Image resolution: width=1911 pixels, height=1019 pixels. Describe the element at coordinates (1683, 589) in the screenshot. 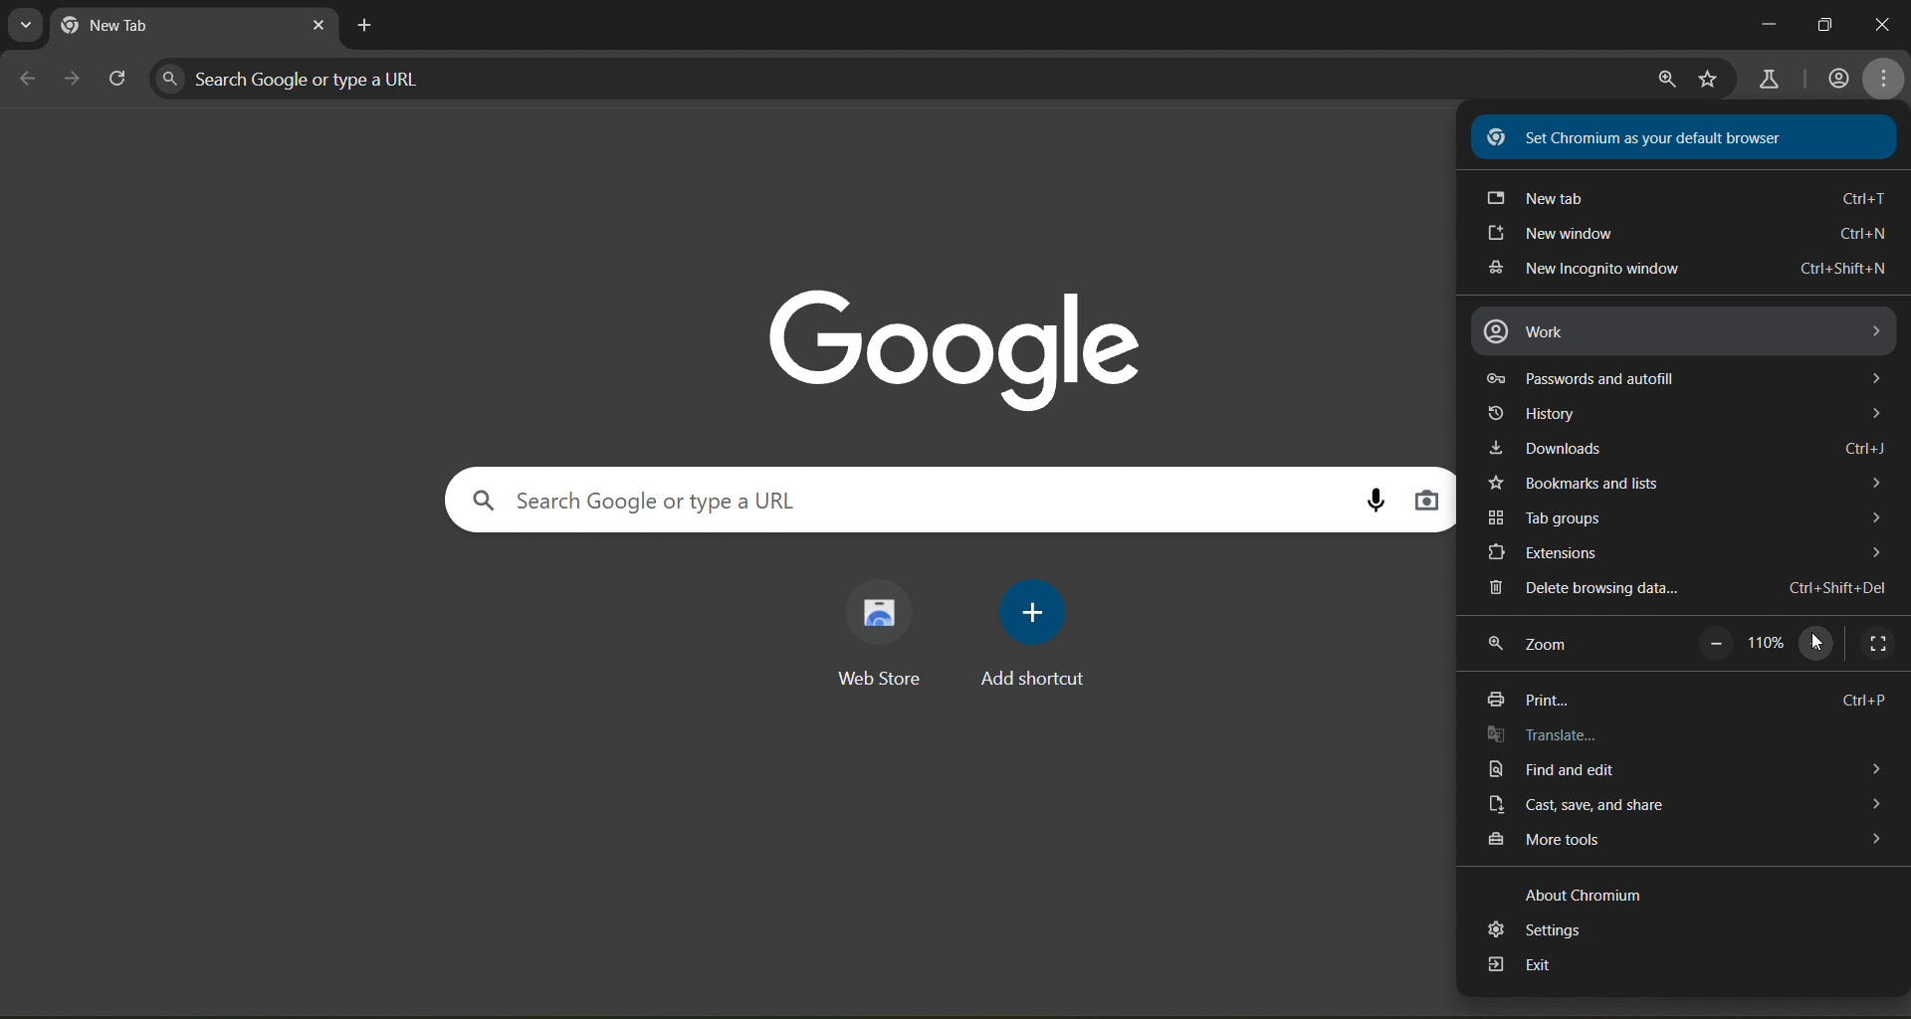

I see `delete brosing data` at that location.